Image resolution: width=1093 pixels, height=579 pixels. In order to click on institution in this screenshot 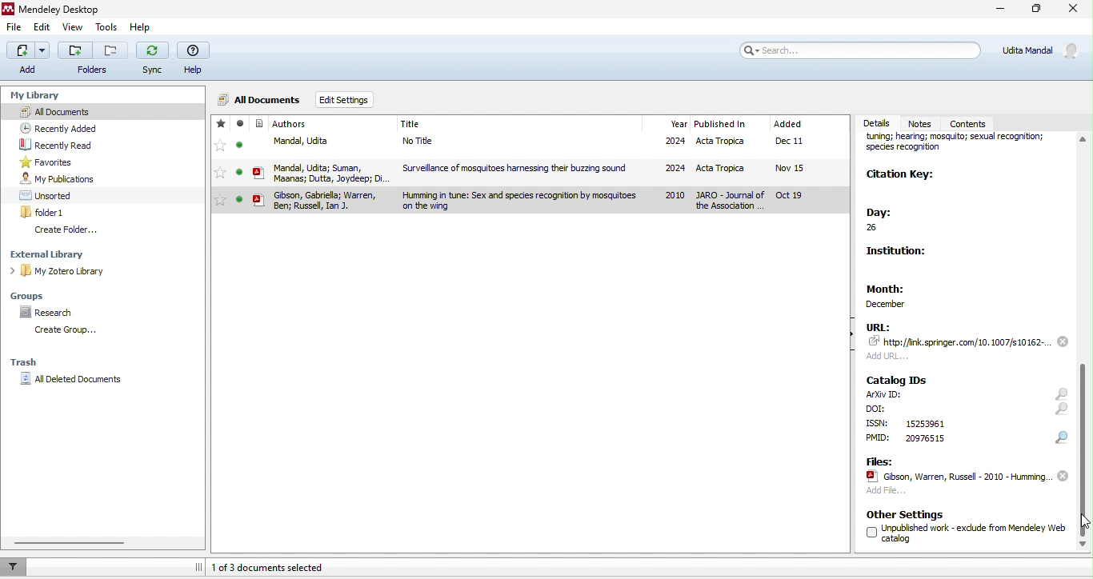, I will do `click(902, 254)`.